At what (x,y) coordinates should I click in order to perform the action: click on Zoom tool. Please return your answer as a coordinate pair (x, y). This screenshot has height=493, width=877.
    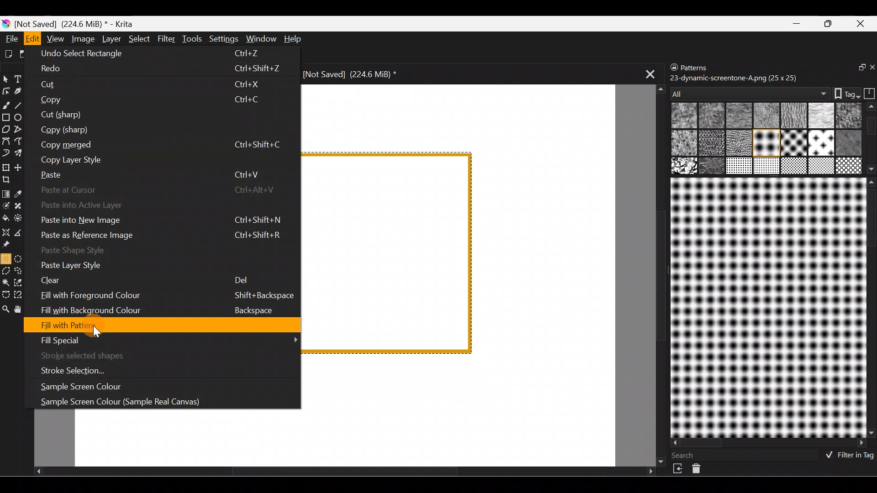
    Looking at the image, I should click on (6, 310).